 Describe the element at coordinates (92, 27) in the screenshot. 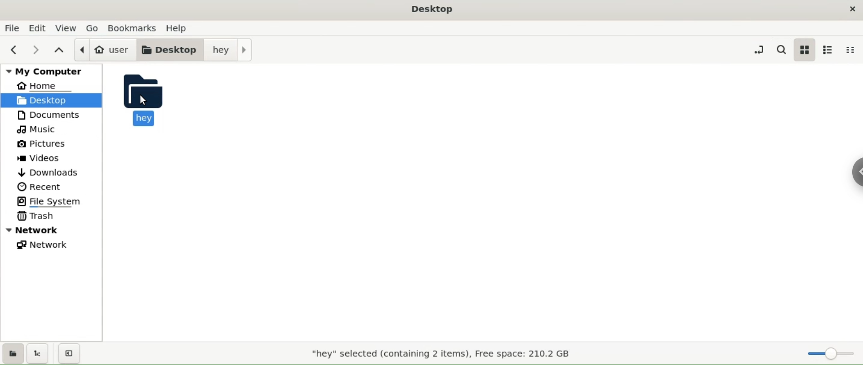

I see `go` at that location.